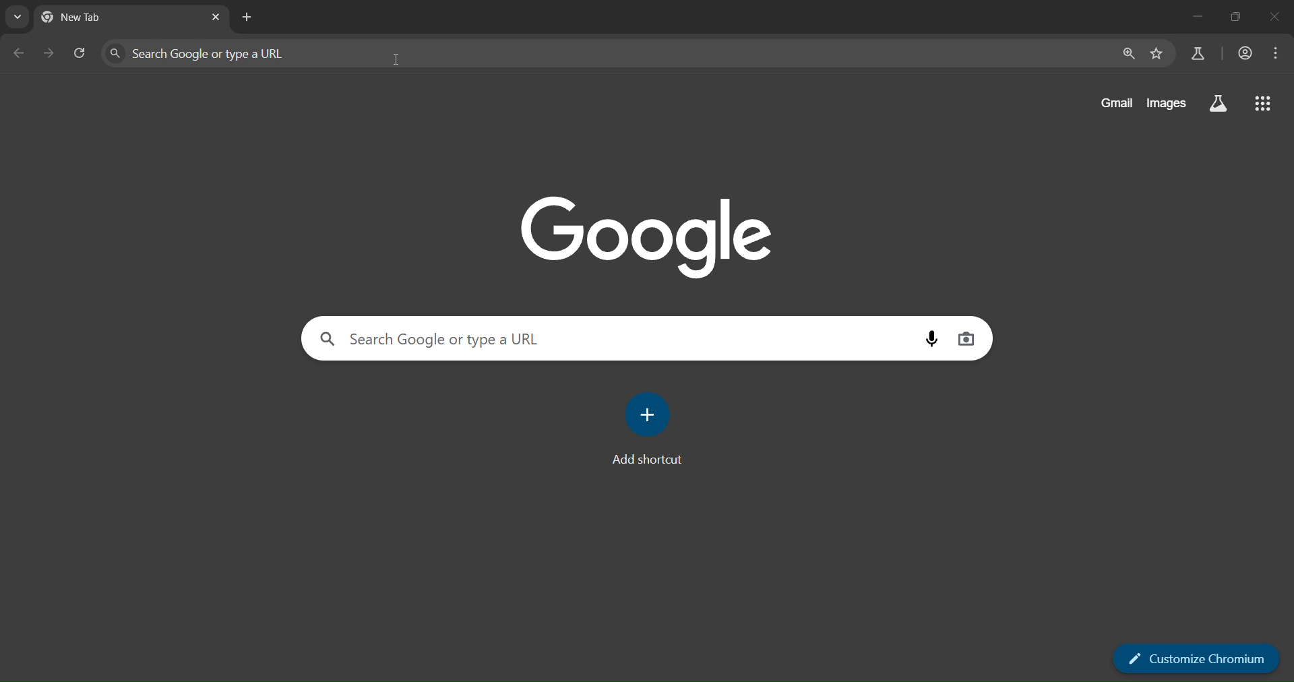 The image size is (1294, 682). I want to click on go forward one page, so click(52, 55).